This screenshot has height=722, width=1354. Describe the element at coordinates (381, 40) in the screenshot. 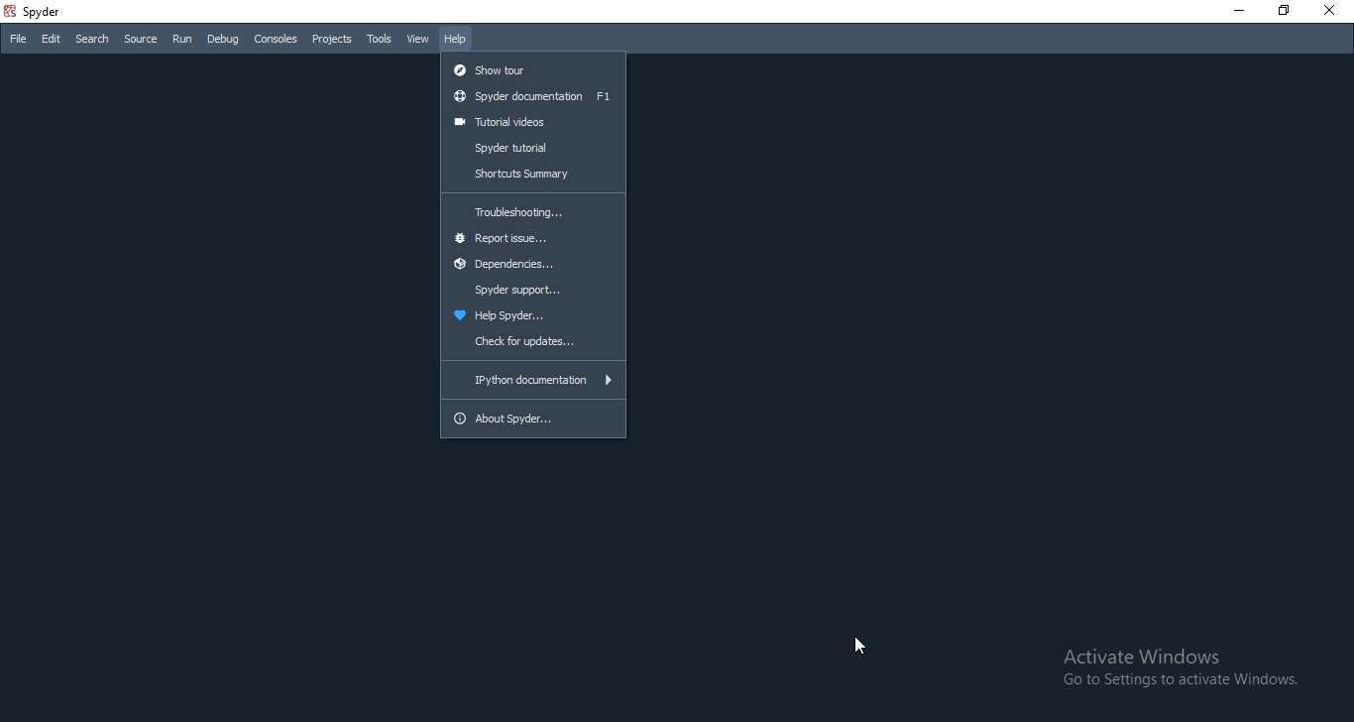

I see `Tools` at that location.